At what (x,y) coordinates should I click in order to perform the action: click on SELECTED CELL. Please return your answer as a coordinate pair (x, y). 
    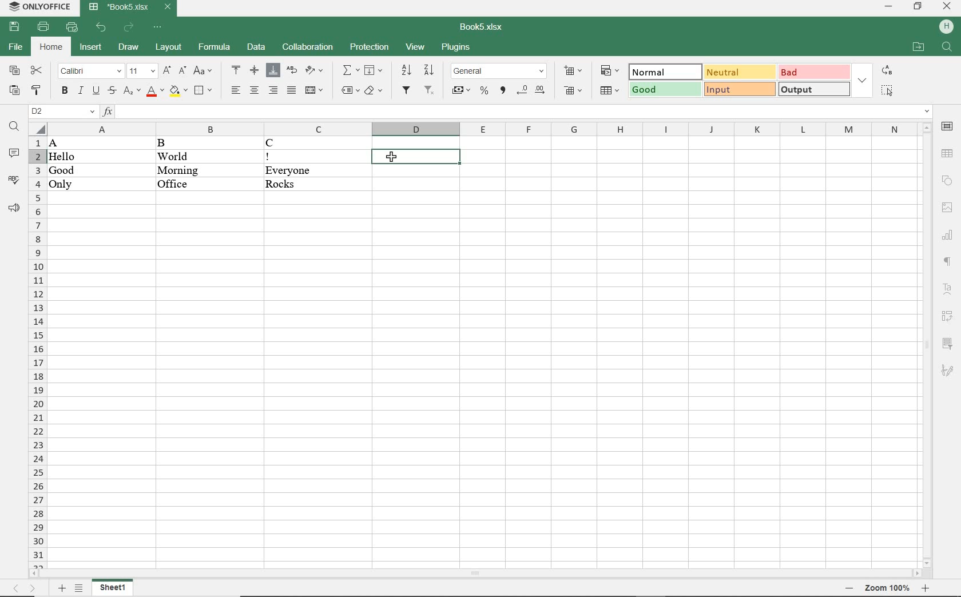
    Looking at the image, I should click on (420, 157).